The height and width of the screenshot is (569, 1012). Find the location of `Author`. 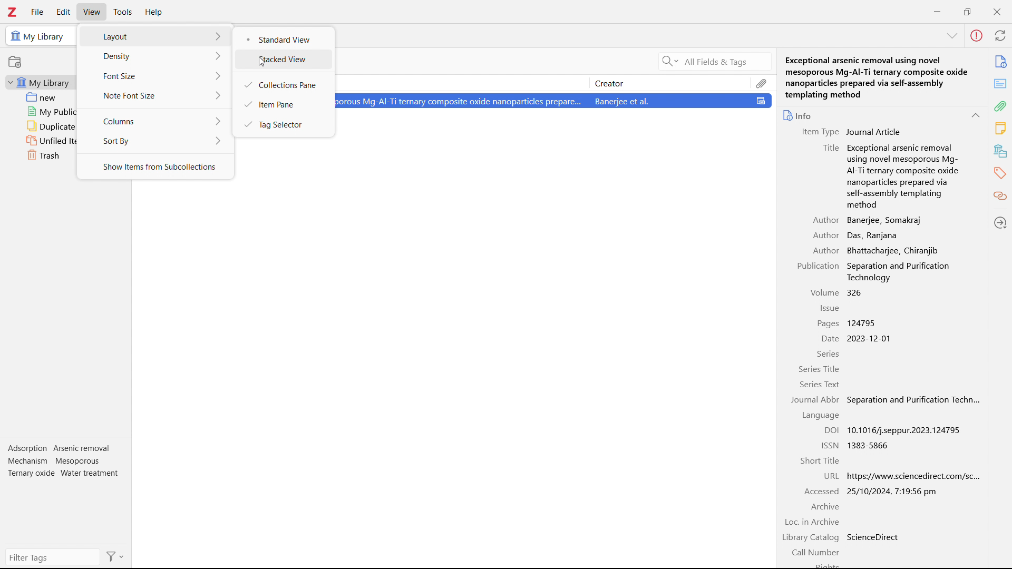

Author is located at coordinates (825, 250).